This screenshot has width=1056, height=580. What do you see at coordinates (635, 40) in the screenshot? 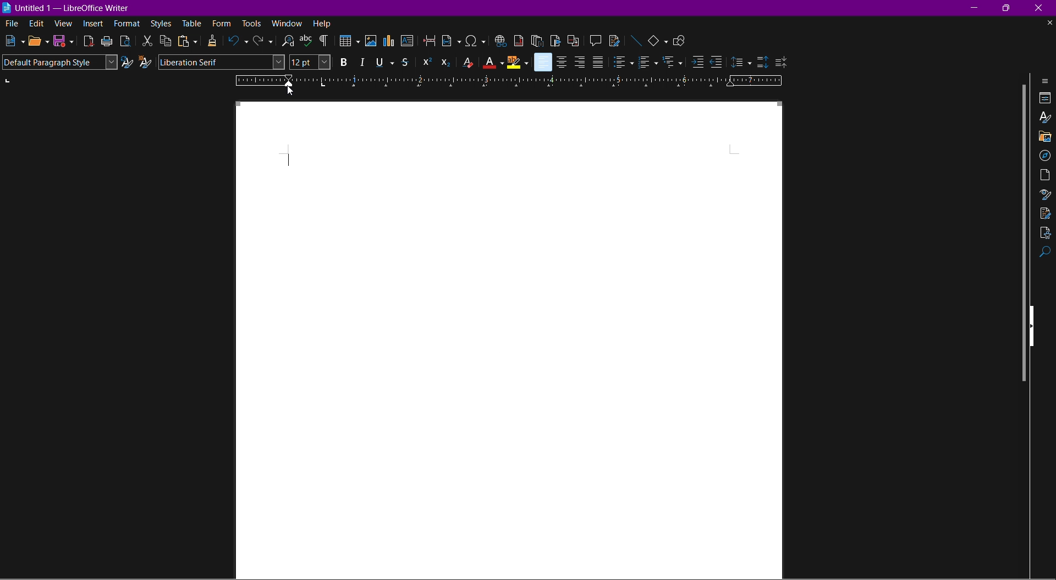
I see `Insert Line` at bounding box center [635, 40].